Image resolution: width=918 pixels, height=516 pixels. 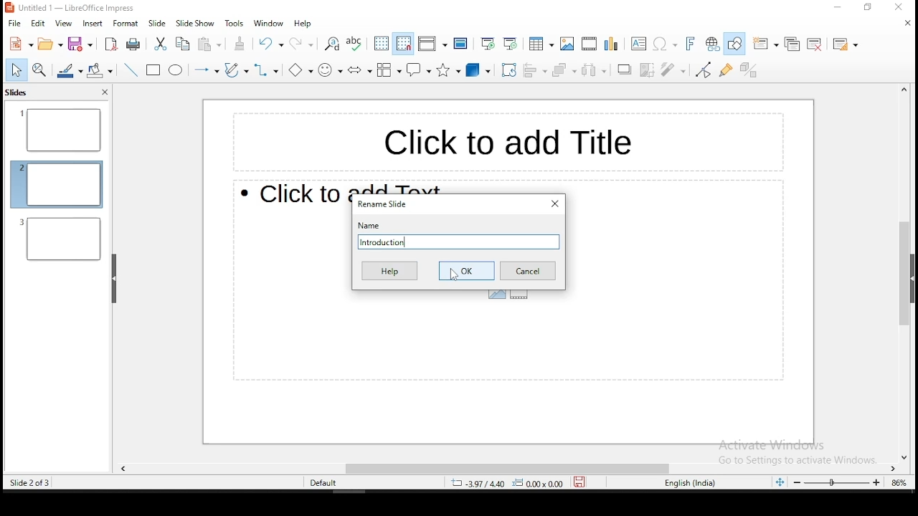 I want to click on crop image, so click(x=648, y=70).